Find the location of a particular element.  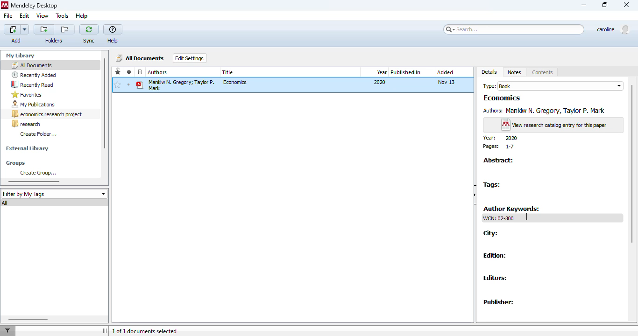

Economics is located at coordinates (502, 98).